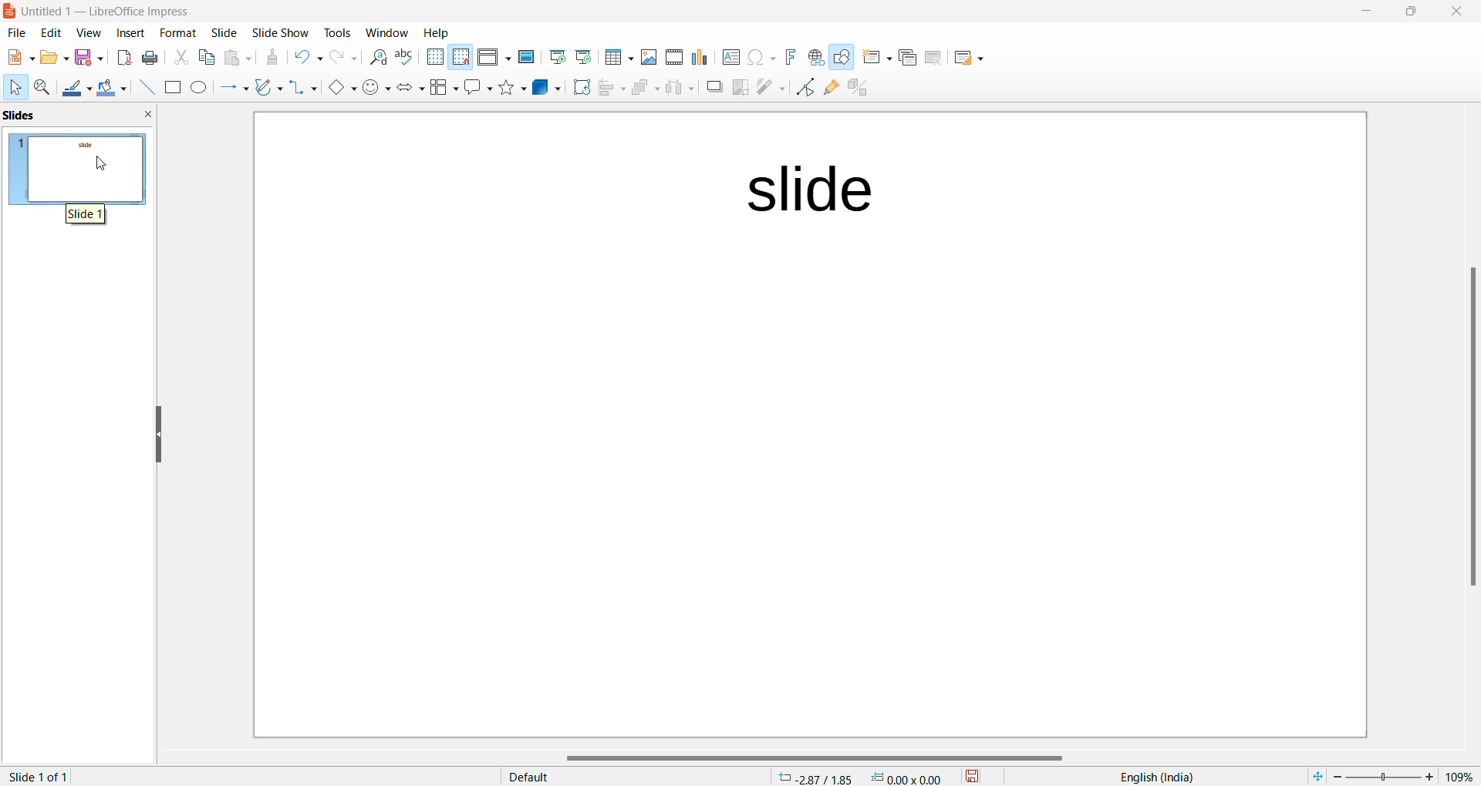 This screenshot has width=1481, height=786. What do you see at coordinates (738, 88) in the screenshot?
I see `crop image` at bounding box center [738, 88].